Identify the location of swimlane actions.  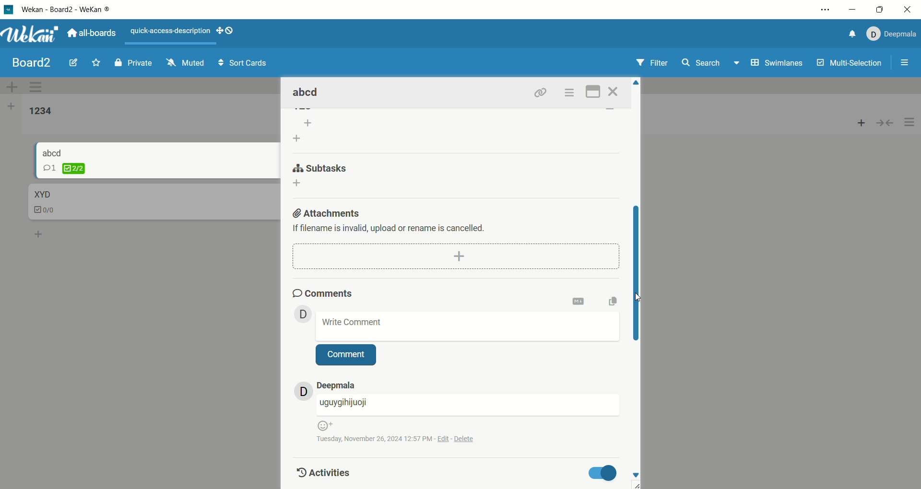
(38, 88).